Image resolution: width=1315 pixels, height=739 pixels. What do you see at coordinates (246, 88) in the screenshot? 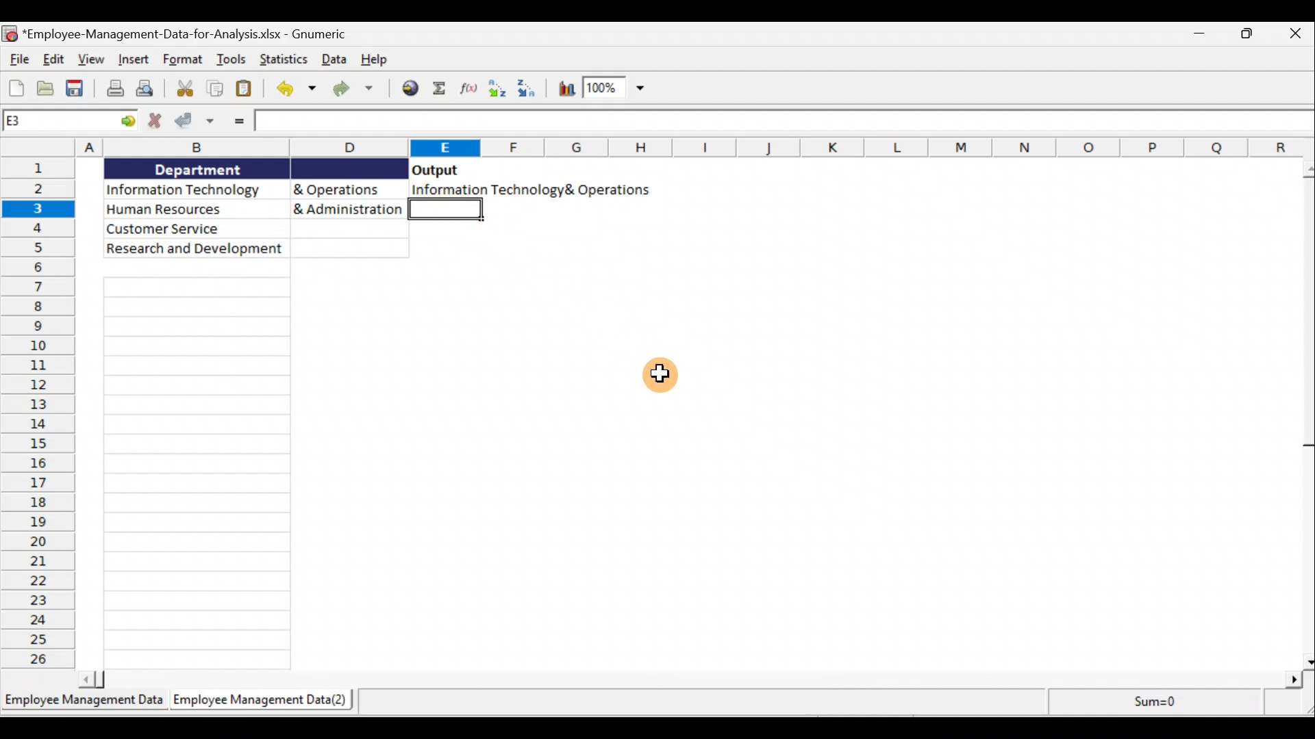
I see `Paste clipboard` at bounding box center [246, 88].